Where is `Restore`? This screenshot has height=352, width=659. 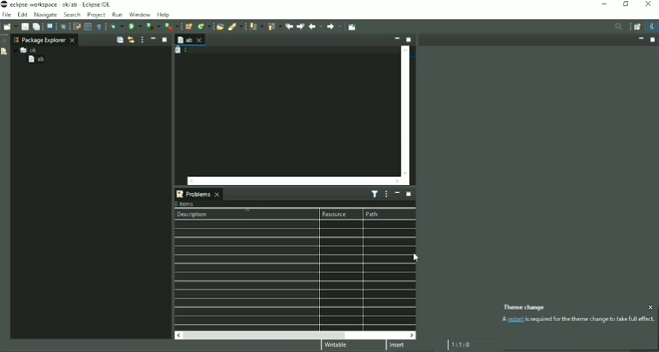
Restore is located at coordinates (5, 40).